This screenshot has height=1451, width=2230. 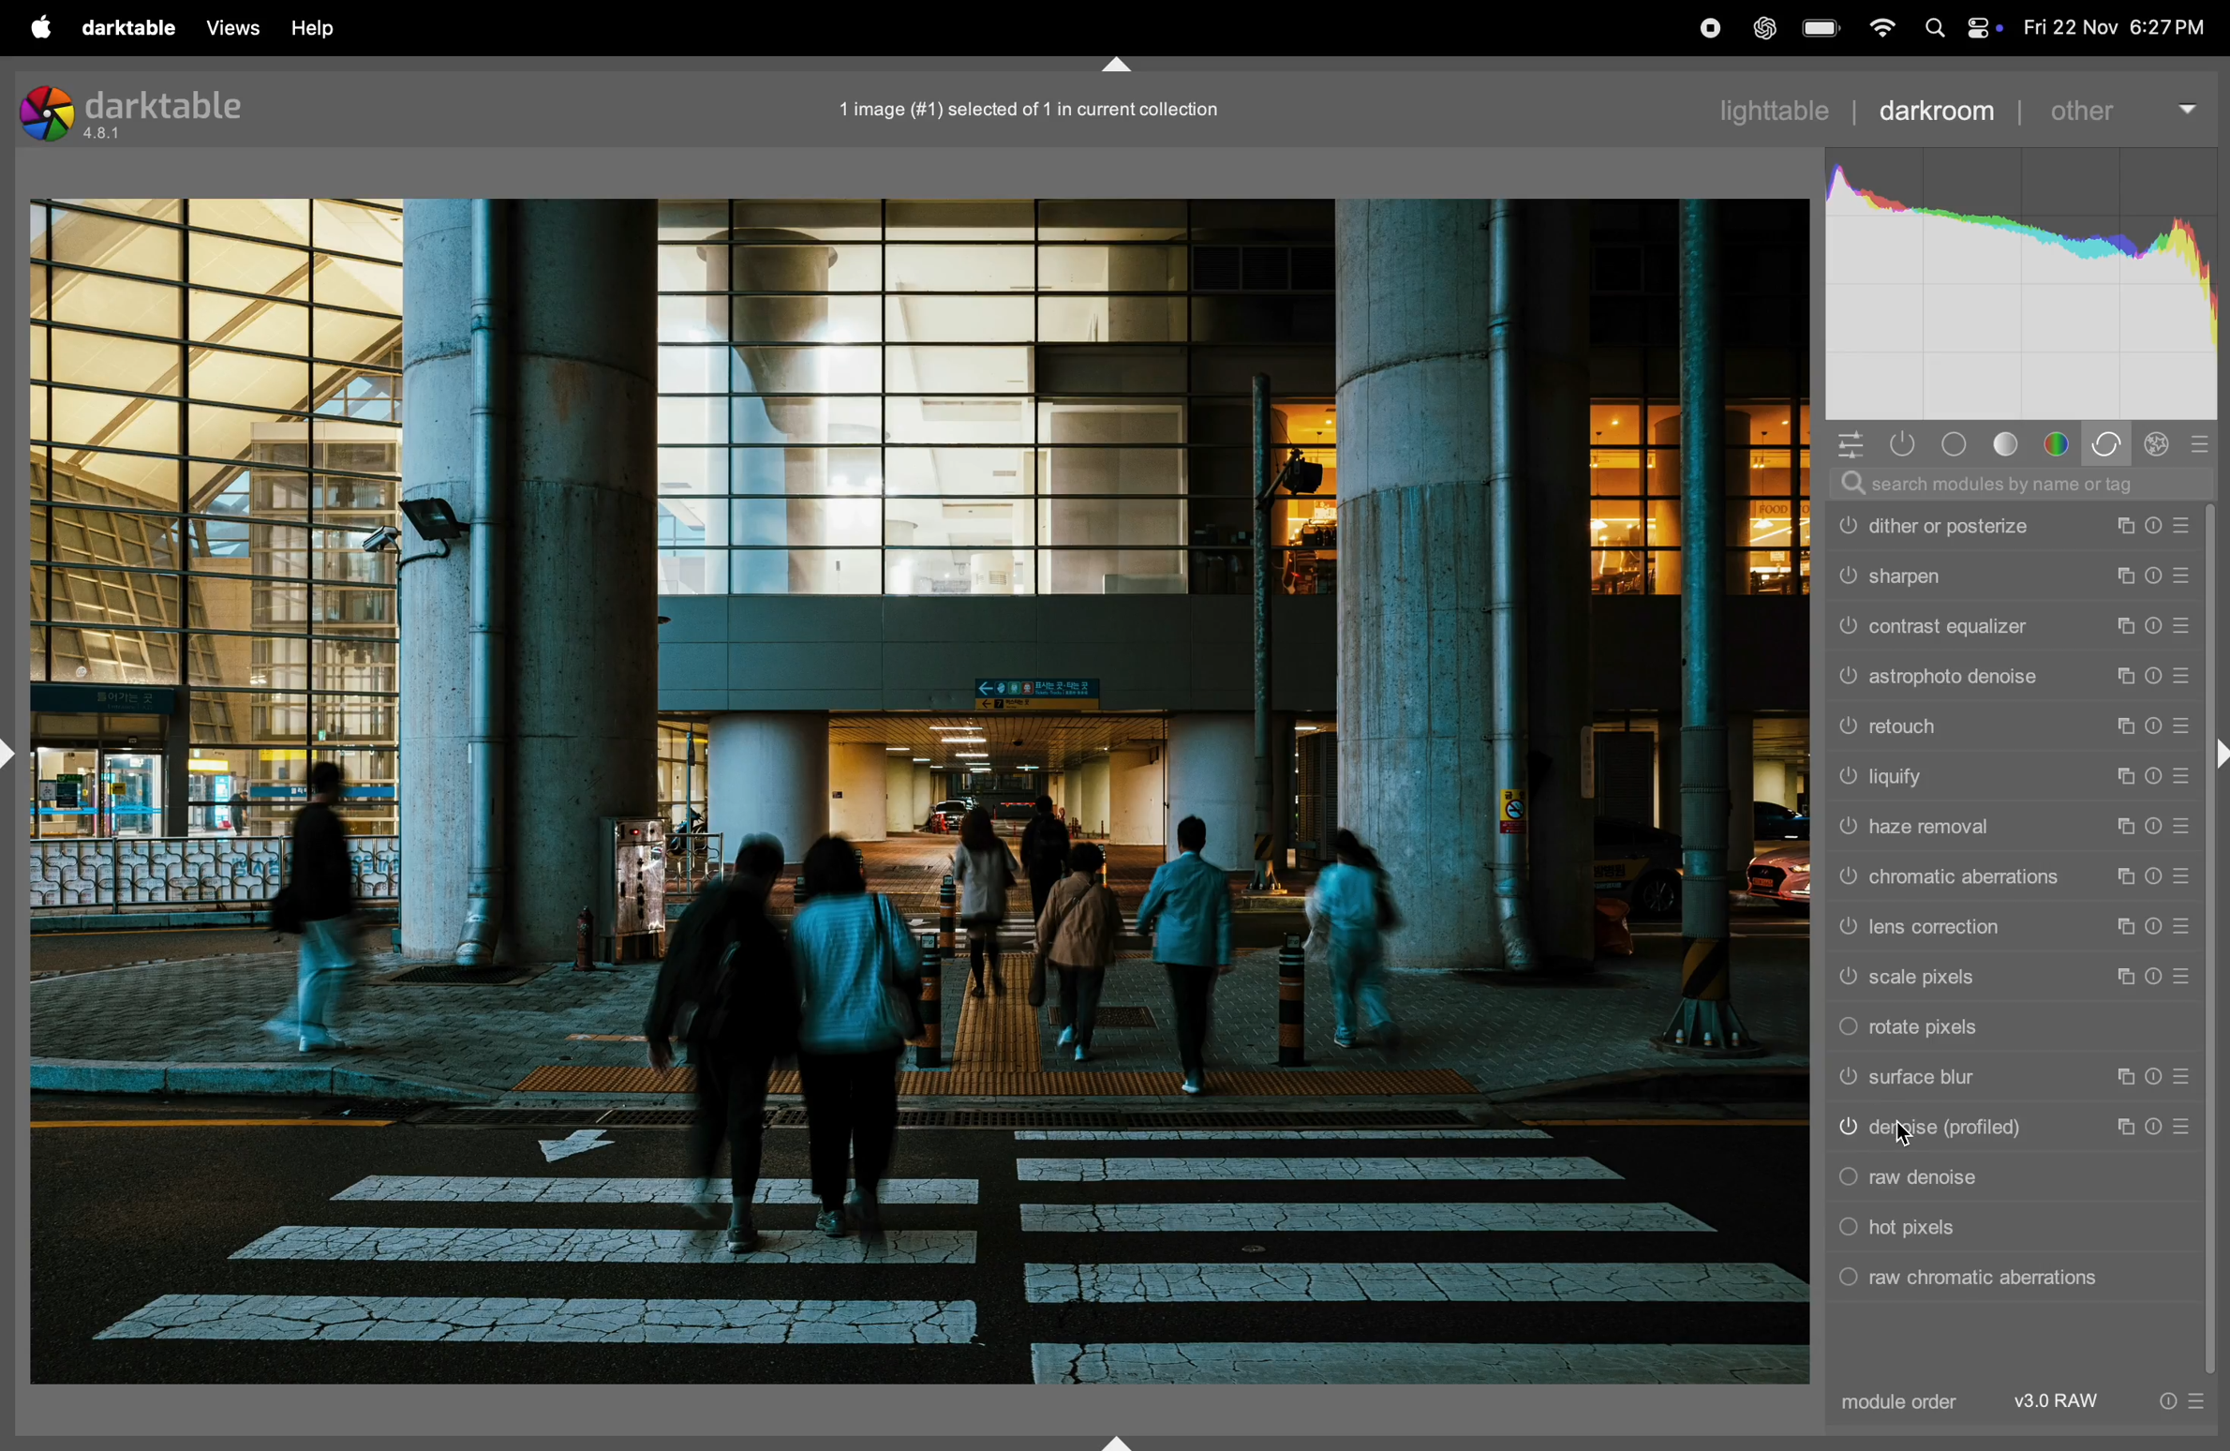 I want to click on searchbar, so click(x=2021, y=486).